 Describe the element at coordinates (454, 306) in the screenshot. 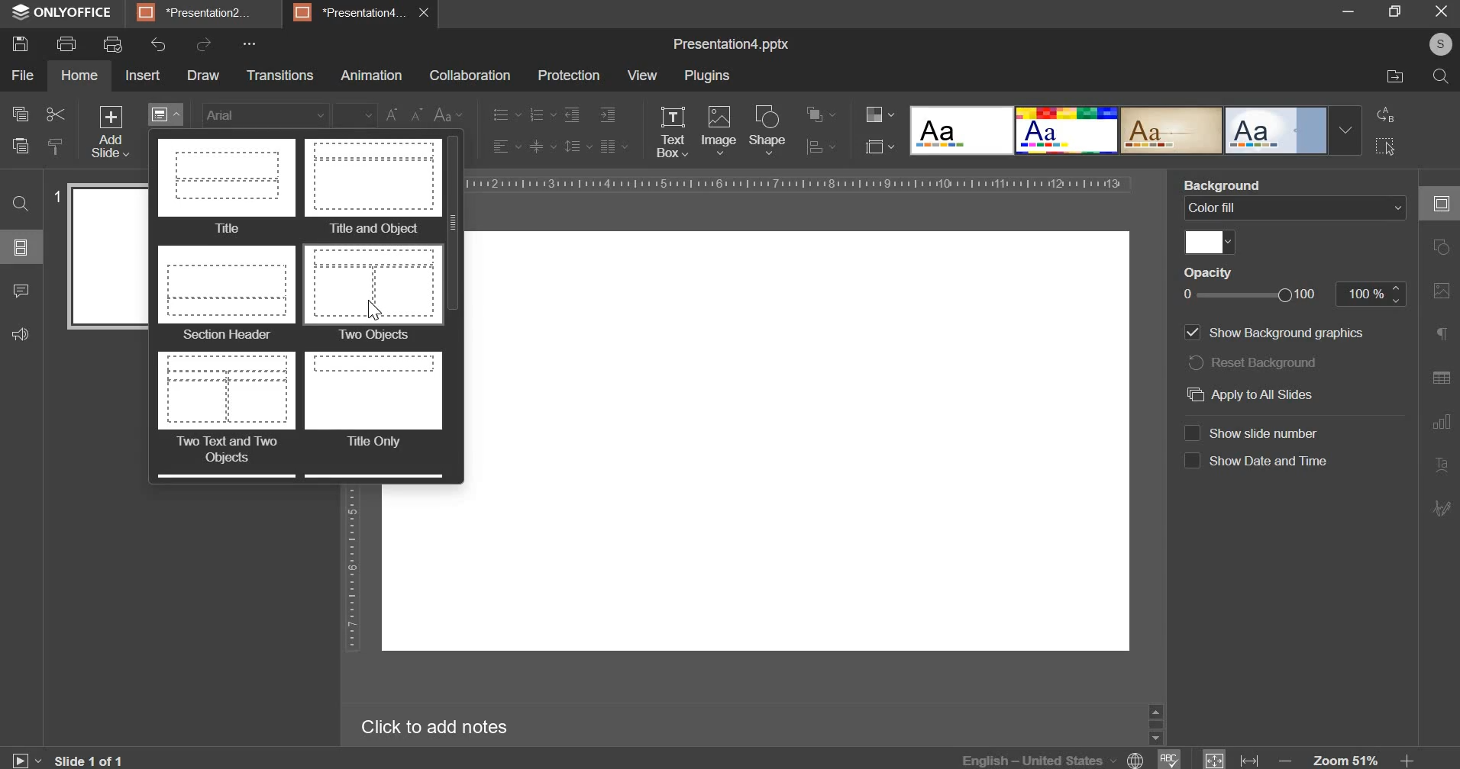

I see `vertical slider` at that location.